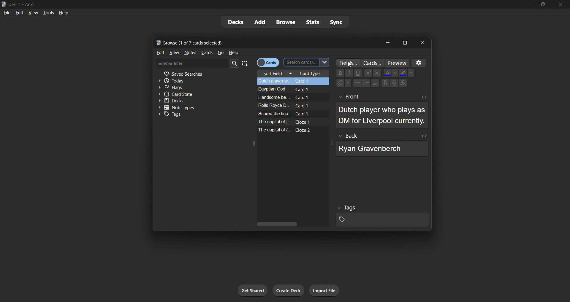 This screenshot has width=570, height=302. What do you see at coordinates (373, 63) in the screenshot?
I see `customize card templates` at bounding box center [373, 63].